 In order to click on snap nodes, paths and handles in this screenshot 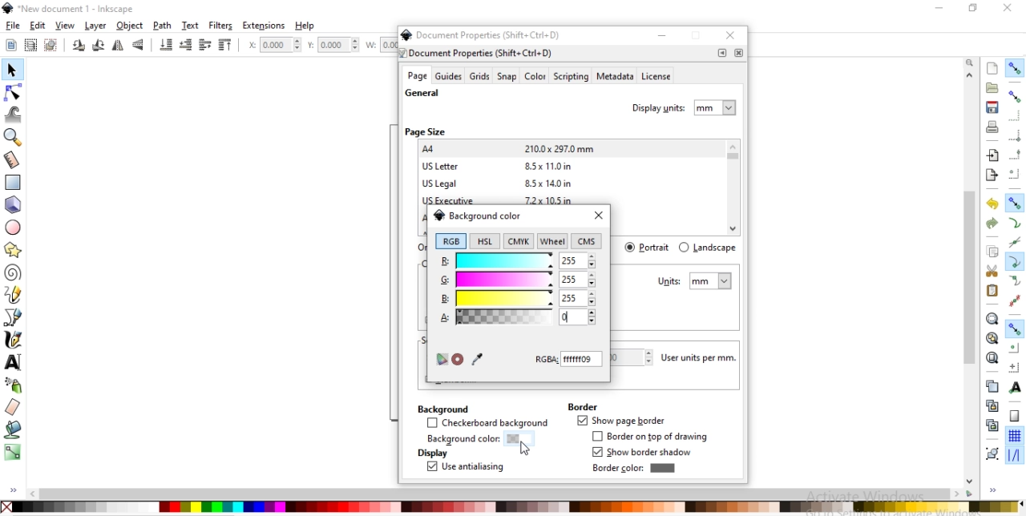, I will do `click(1015, 203)`.